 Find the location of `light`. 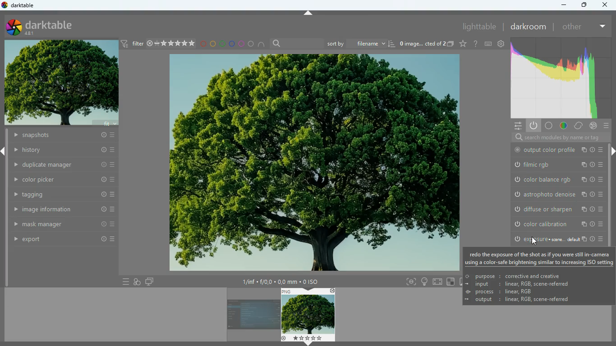

light is located at coordinates (423, 281).